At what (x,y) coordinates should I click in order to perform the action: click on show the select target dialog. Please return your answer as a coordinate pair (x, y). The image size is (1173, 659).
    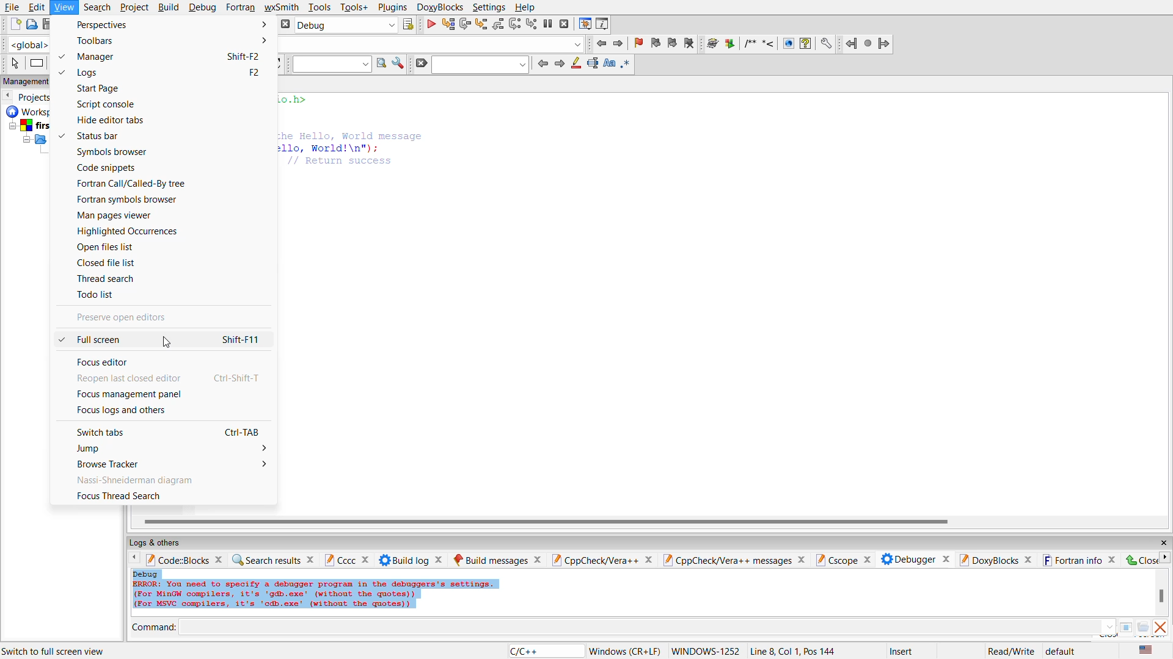
    Looking at the image, I should click on (408, 26).